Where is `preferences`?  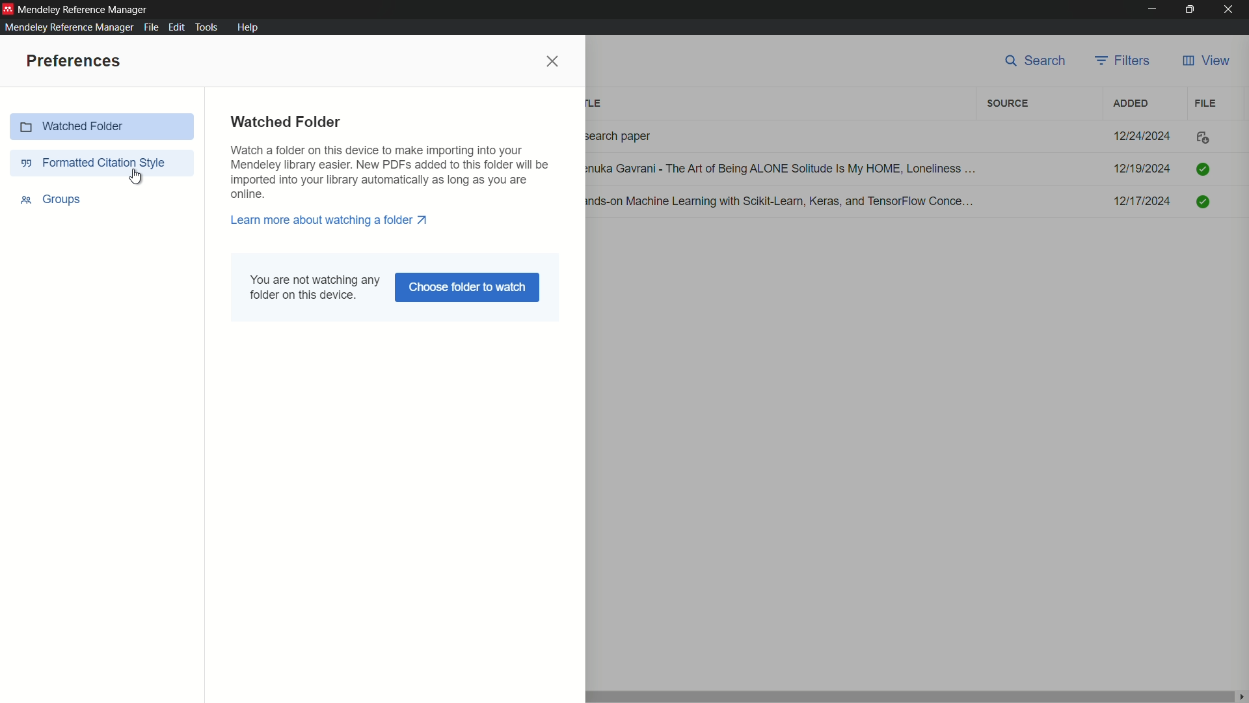 preferences is located at coordinates (72, 61).